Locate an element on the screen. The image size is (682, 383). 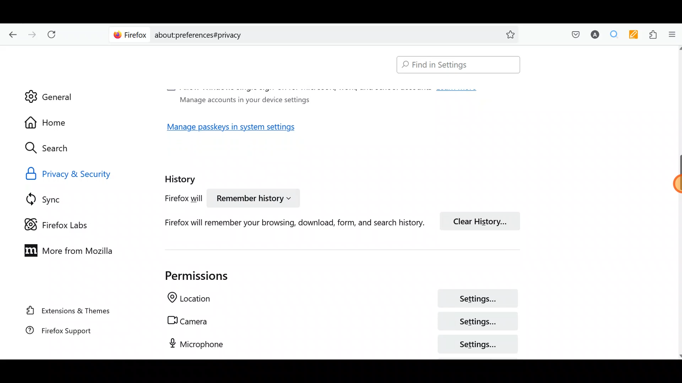
Open application menu is located at coordinates (671, 35).